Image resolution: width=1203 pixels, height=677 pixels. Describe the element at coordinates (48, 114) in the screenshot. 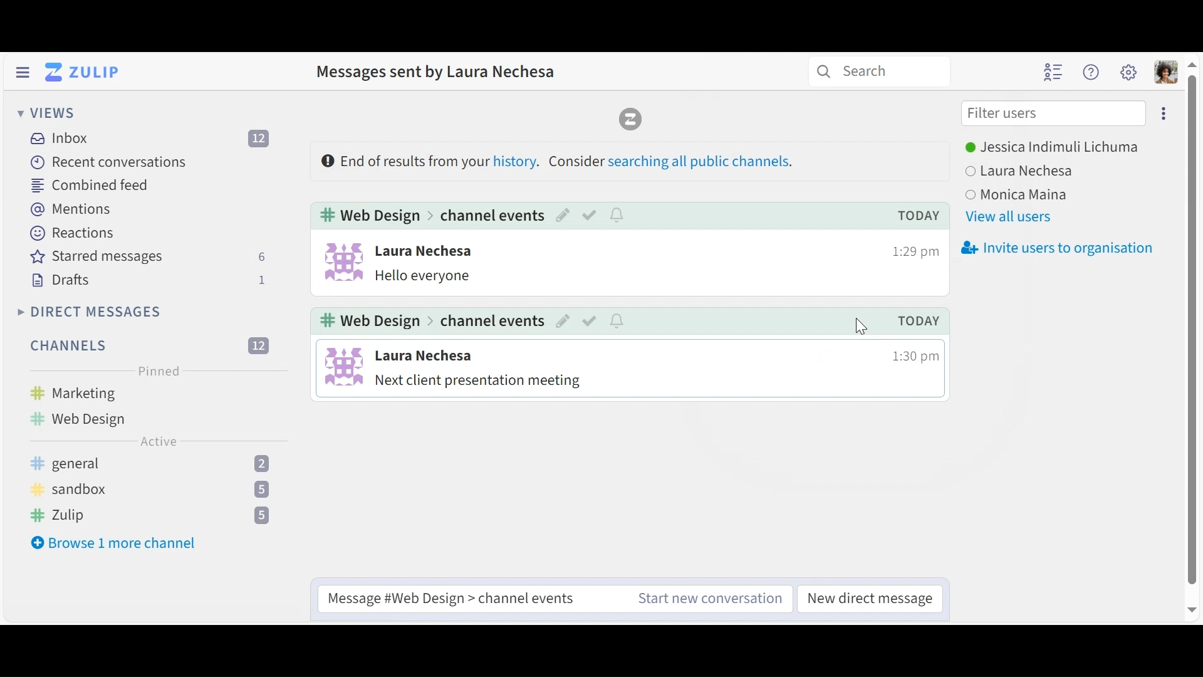

I see `Views` at that location.